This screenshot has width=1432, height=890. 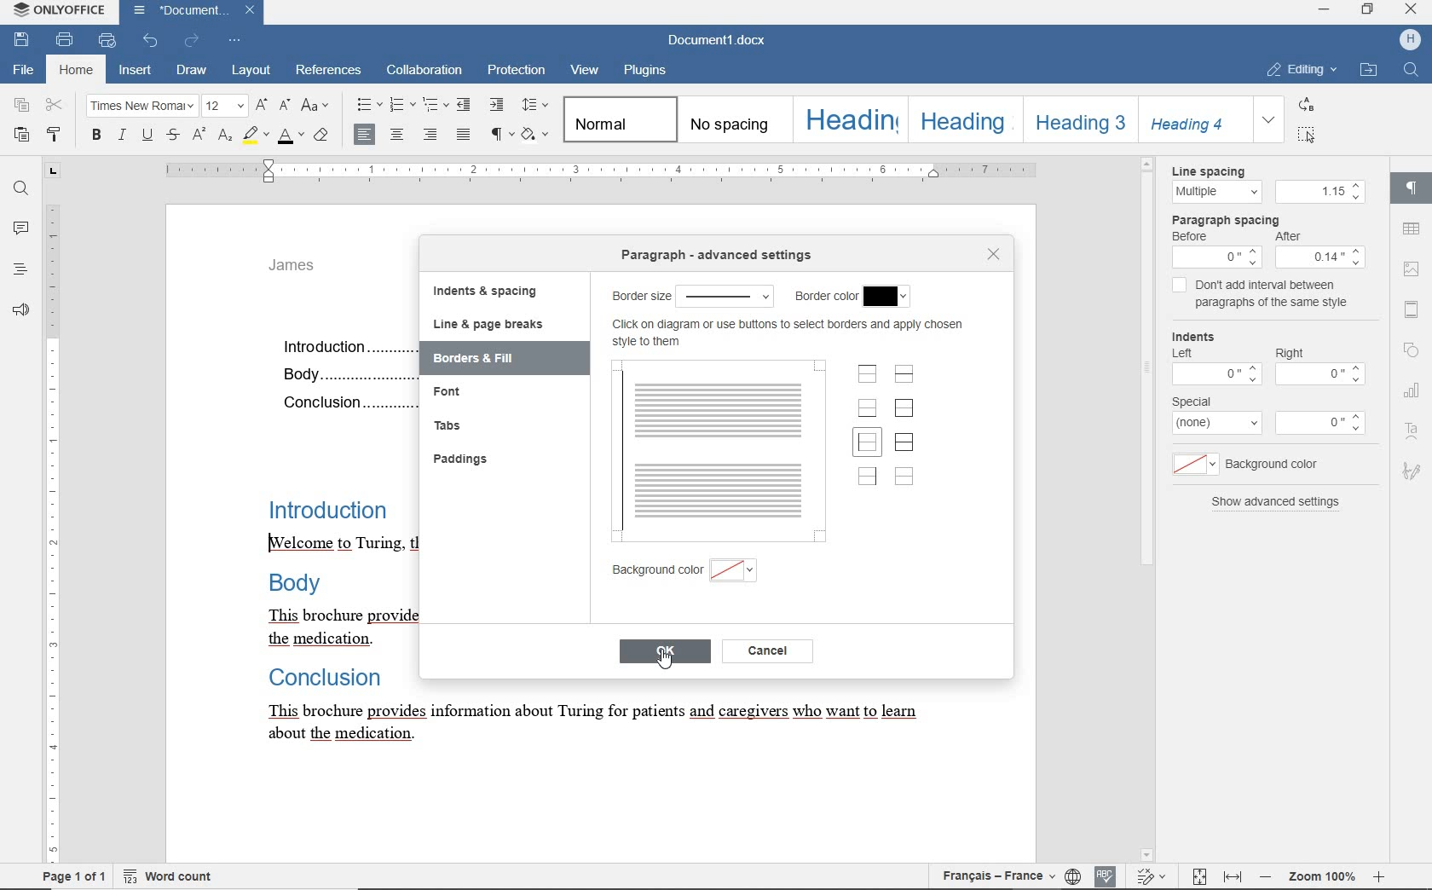 What do you see at coordinates (431, 136) in the screenshot?
I see `align right` at bounding box center [431, 136].